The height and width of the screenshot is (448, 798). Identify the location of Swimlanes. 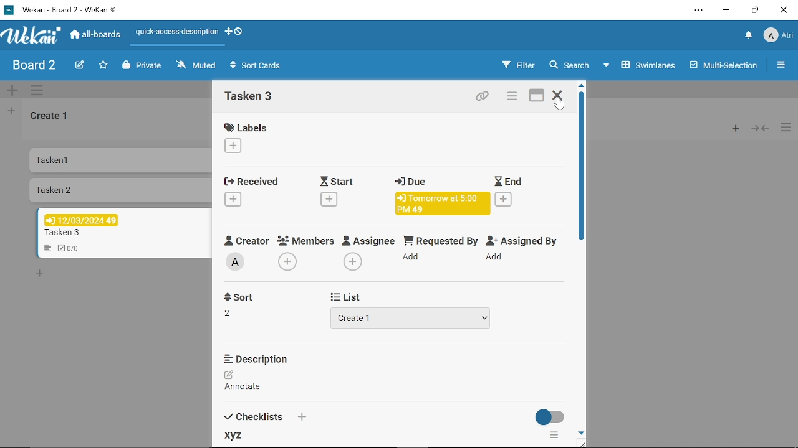
(648, 65).